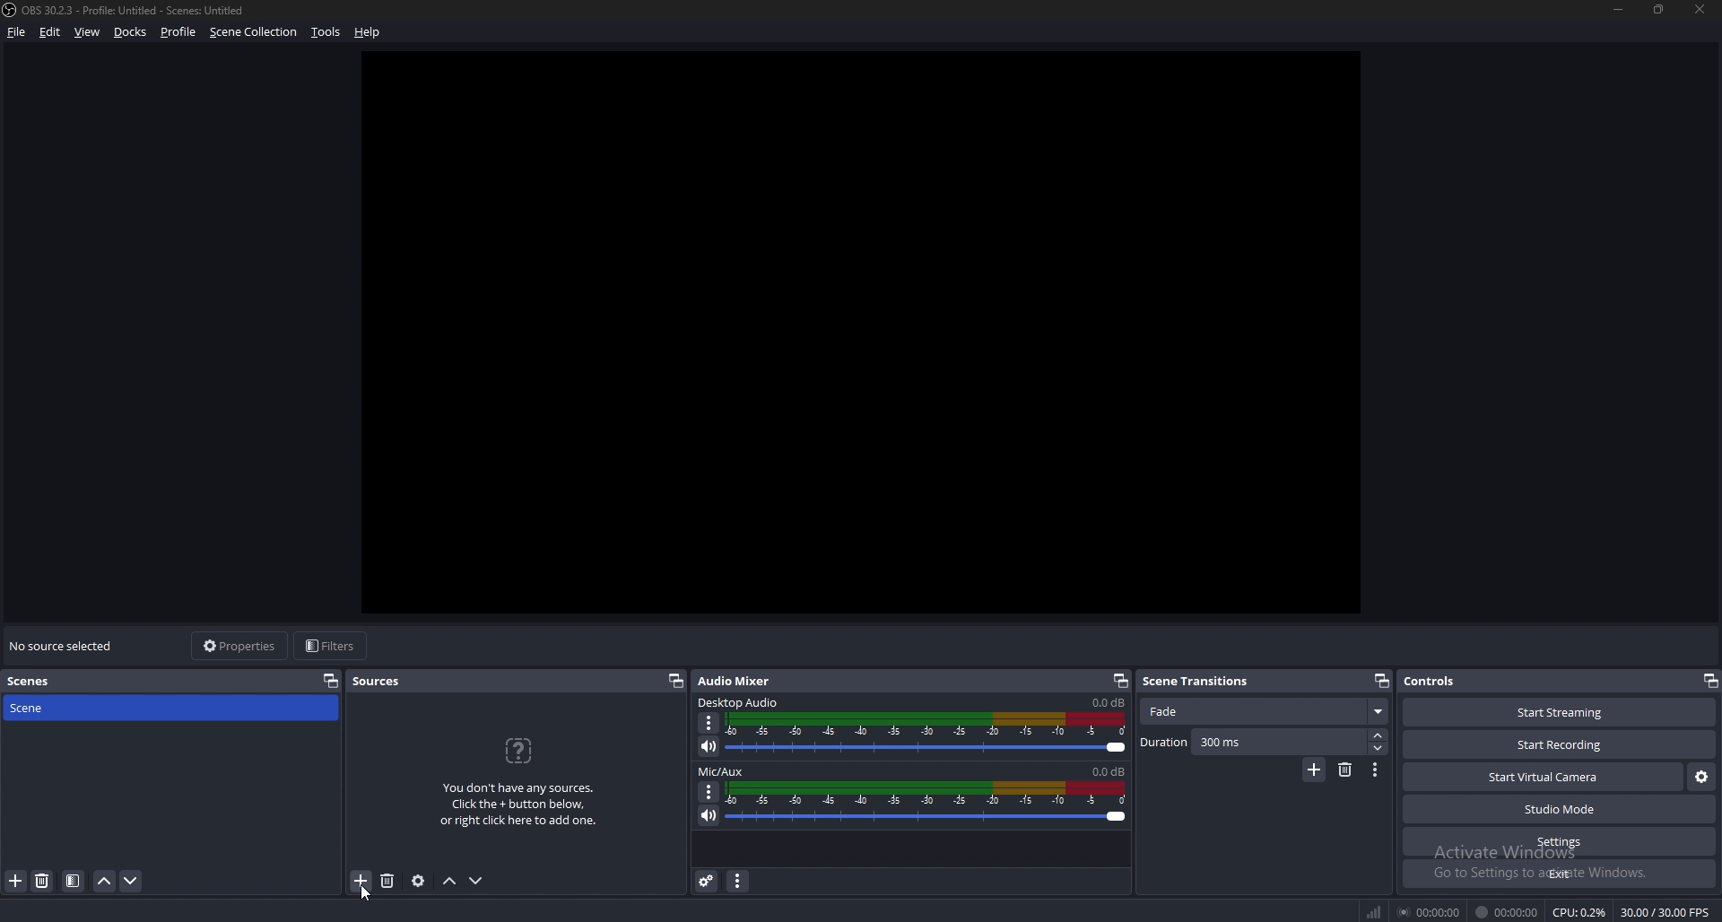 This screenshot has width=1722, height=922. Describe the element at coordinates (735, 682) in the screenshot. I see `Audio mixer` at that location.